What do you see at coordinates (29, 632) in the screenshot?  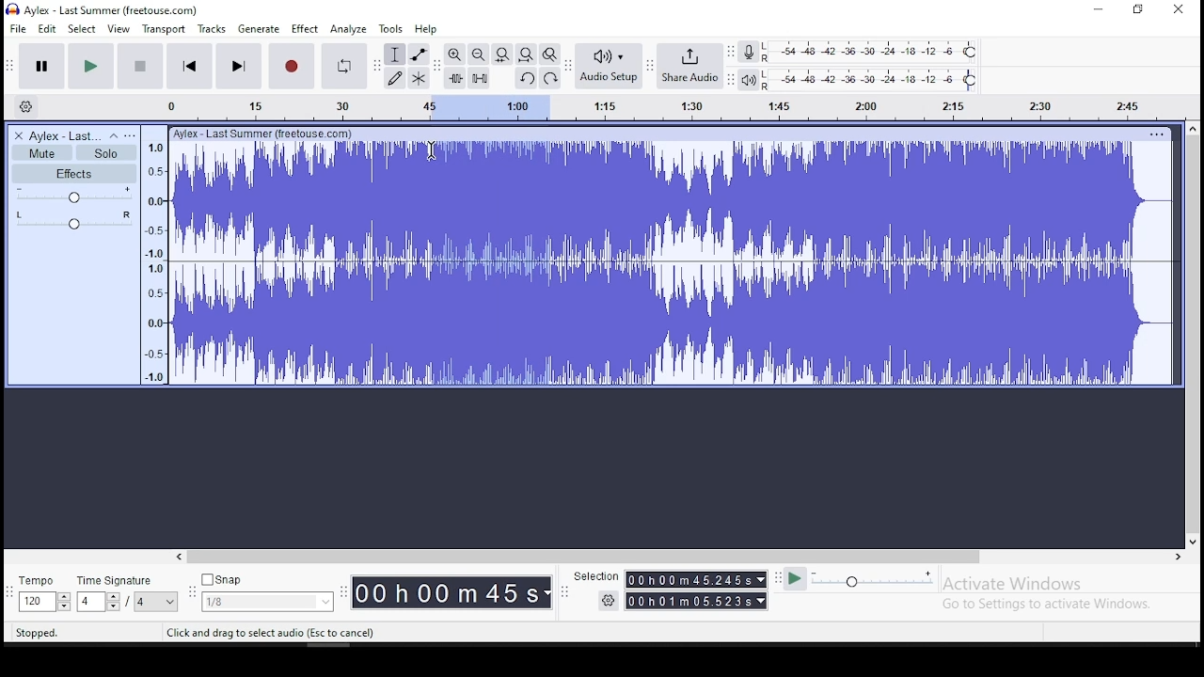 I see `| Stopped.` at bounding box center [29, 632].